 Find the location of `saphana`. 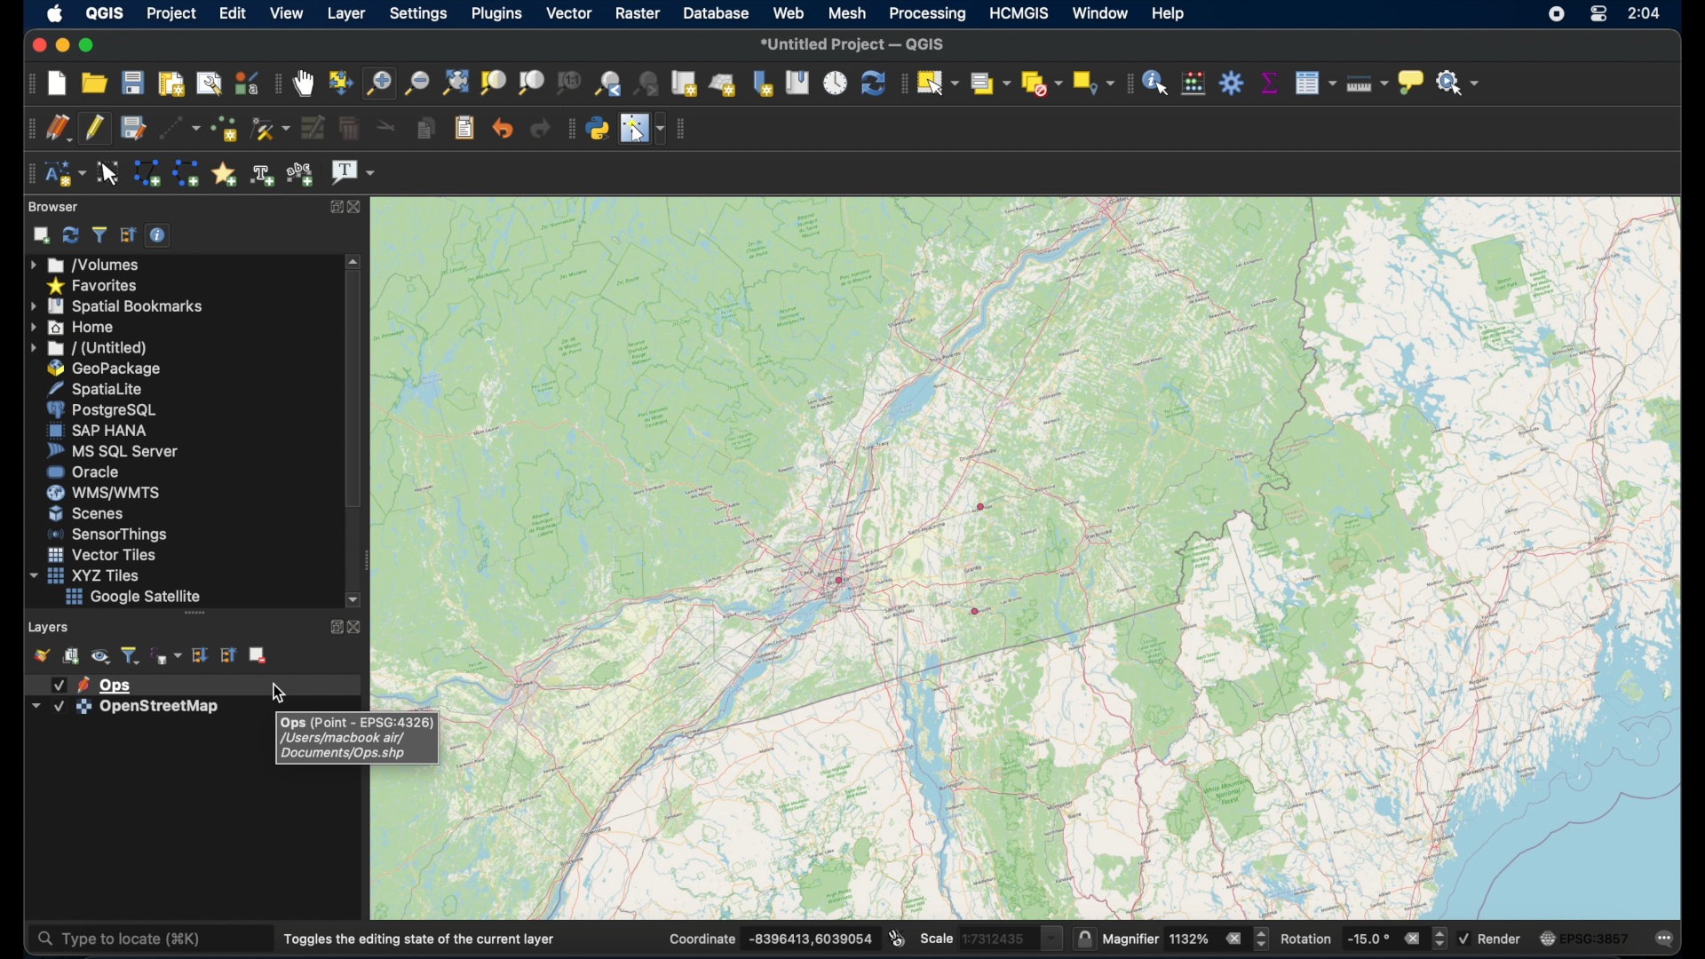

saphana is located at coordinates (94, 432).